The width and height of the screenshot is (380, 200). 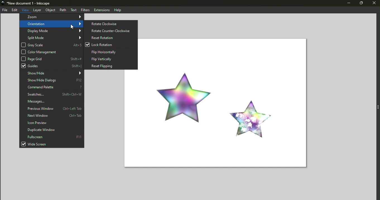 What do you see at coordinates (346, 4) in the screenshot?
I see `Minimize` at bounding box center [346, 4].